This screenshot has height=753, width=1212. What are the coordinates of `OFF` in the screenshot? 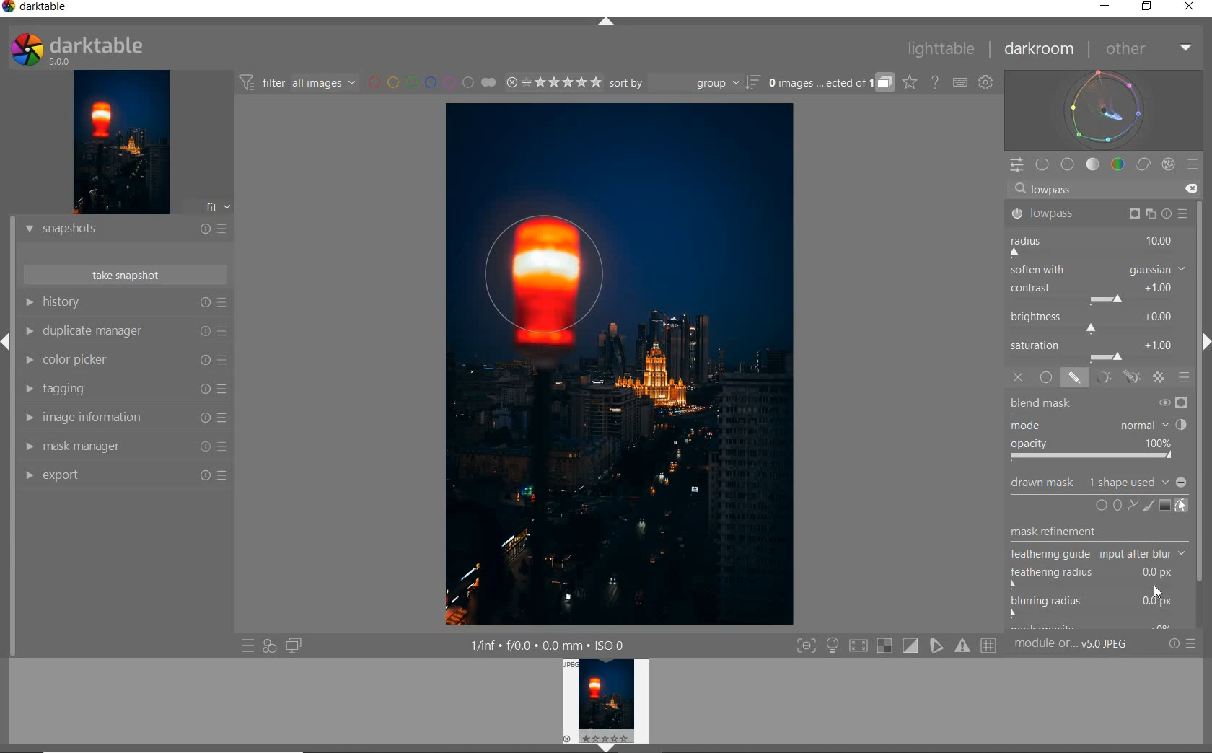 It's located at (1018, 378).